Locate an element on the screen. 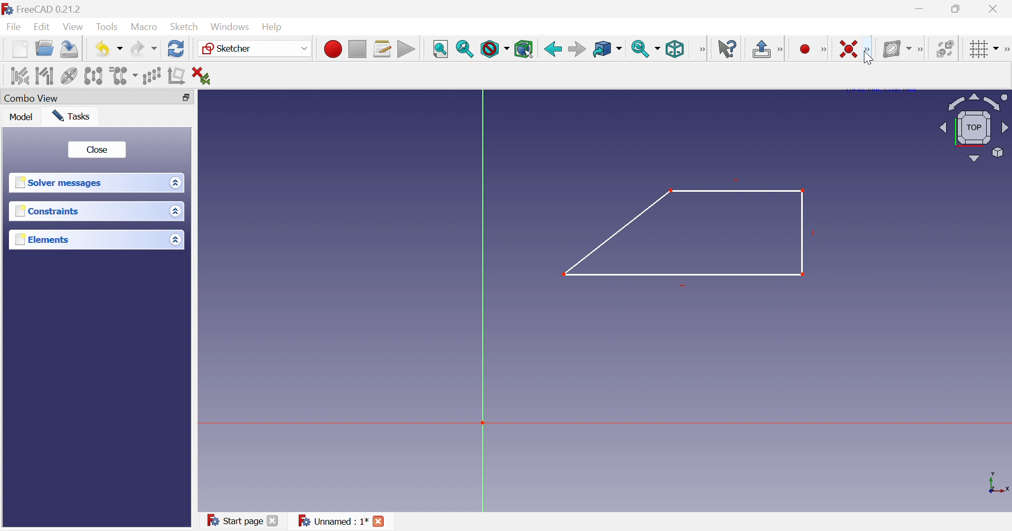 This screenshot has width=1012, height=531. More is located at coordinates (920, 47).